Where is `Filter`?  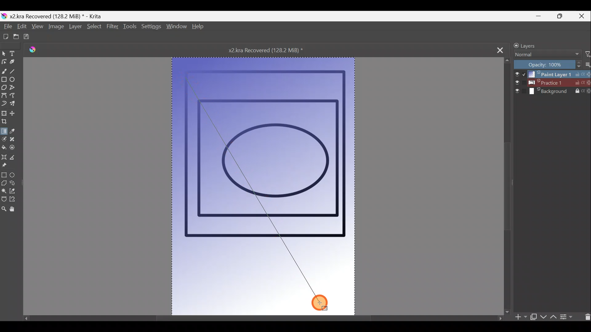
Filter is located at coordinates (112, 30).